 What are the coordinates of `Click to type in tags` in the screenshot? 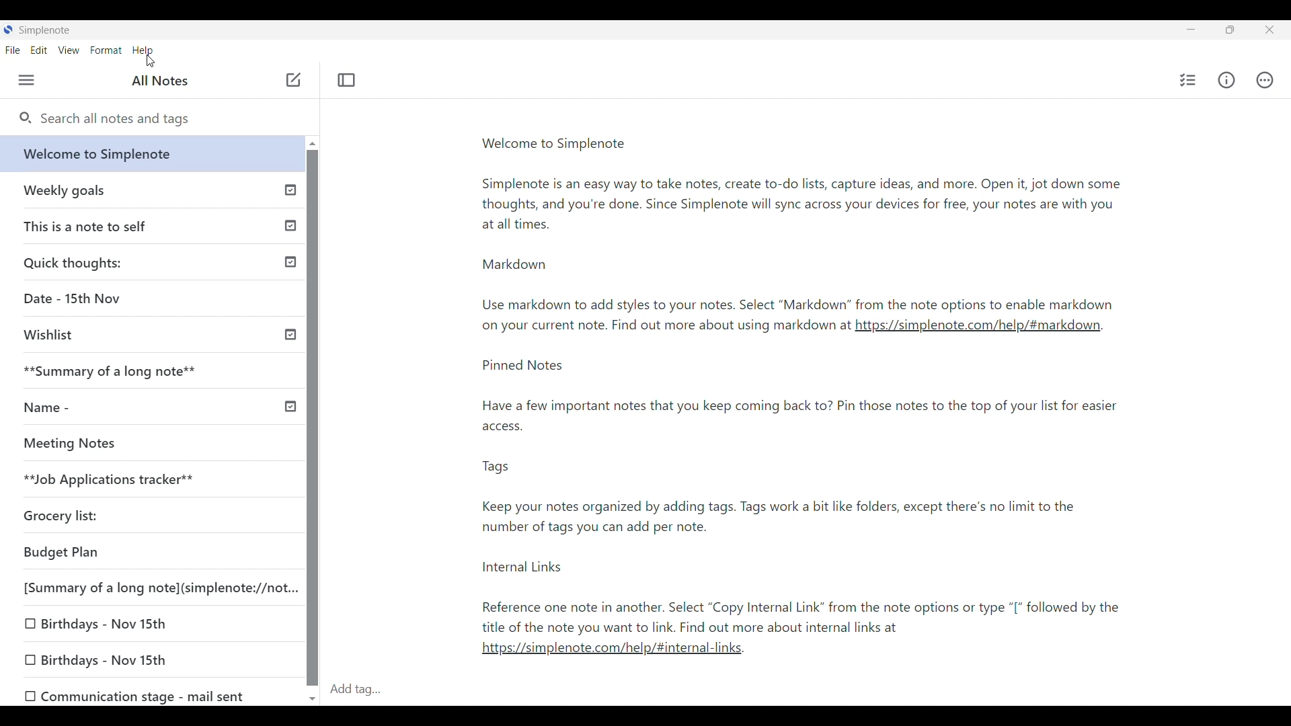 It's located at (808, 690).